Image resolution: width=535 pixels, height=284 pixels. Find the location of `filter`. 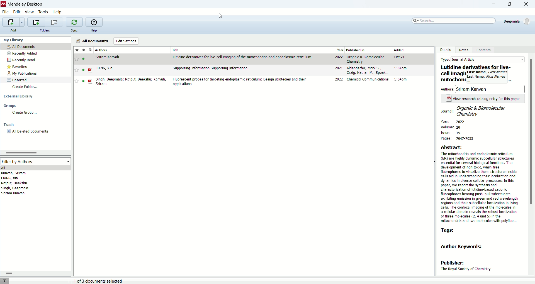

filter is located at coordinates (5, 281).